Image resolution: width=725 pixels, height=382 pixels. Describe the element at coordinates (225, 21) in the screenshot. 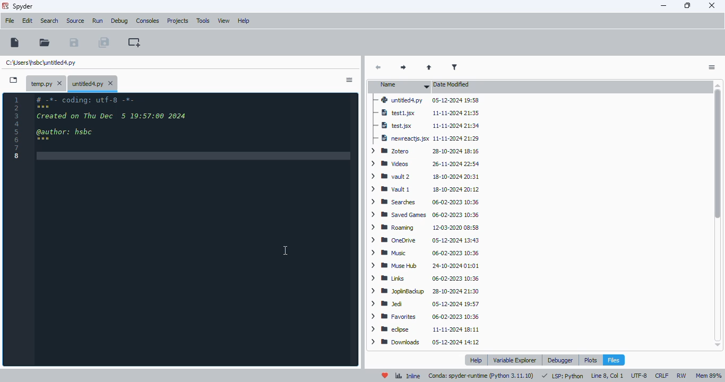

I see `view` at that location.